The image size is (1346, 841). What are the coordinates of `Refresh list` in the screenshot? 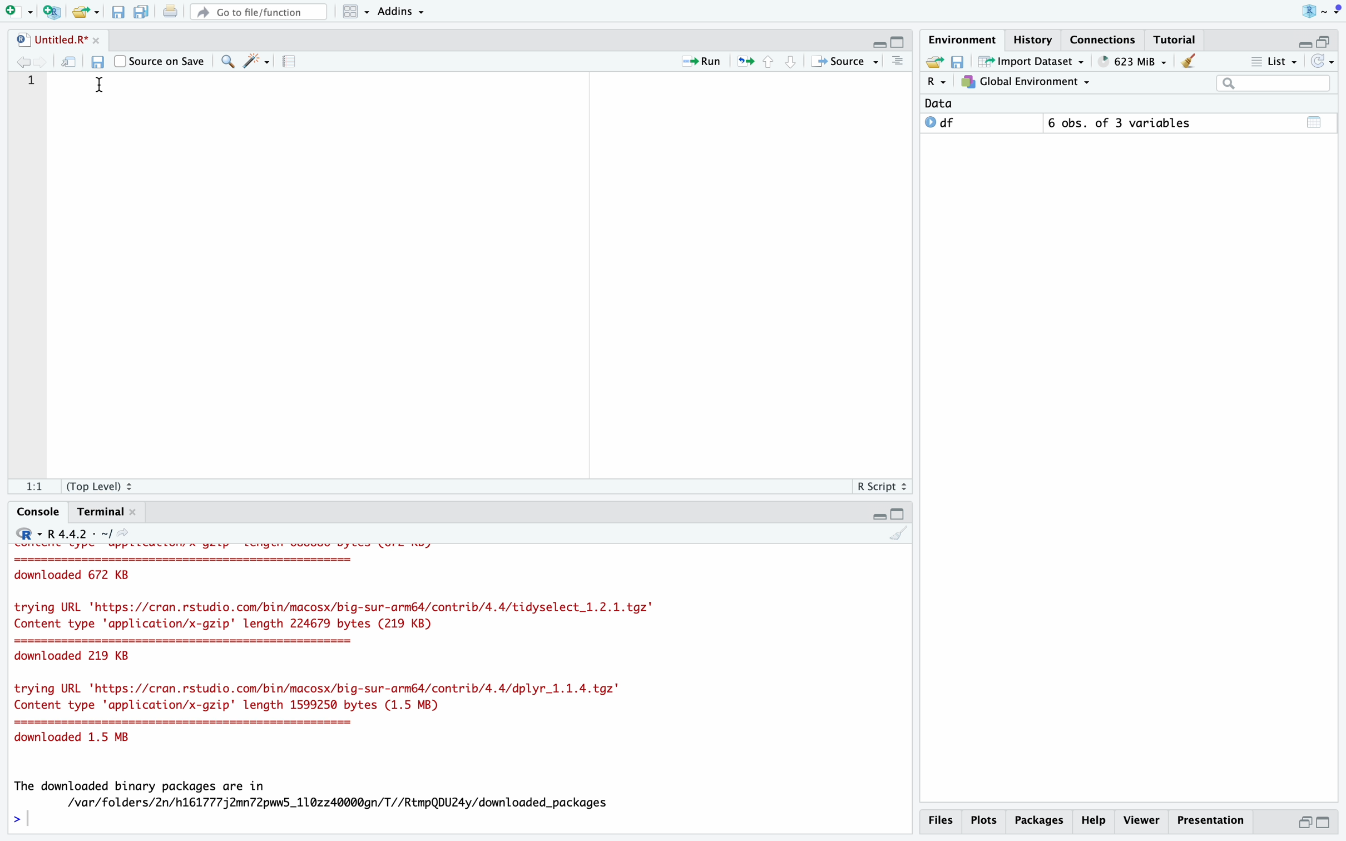 It's located at (1322, 61).